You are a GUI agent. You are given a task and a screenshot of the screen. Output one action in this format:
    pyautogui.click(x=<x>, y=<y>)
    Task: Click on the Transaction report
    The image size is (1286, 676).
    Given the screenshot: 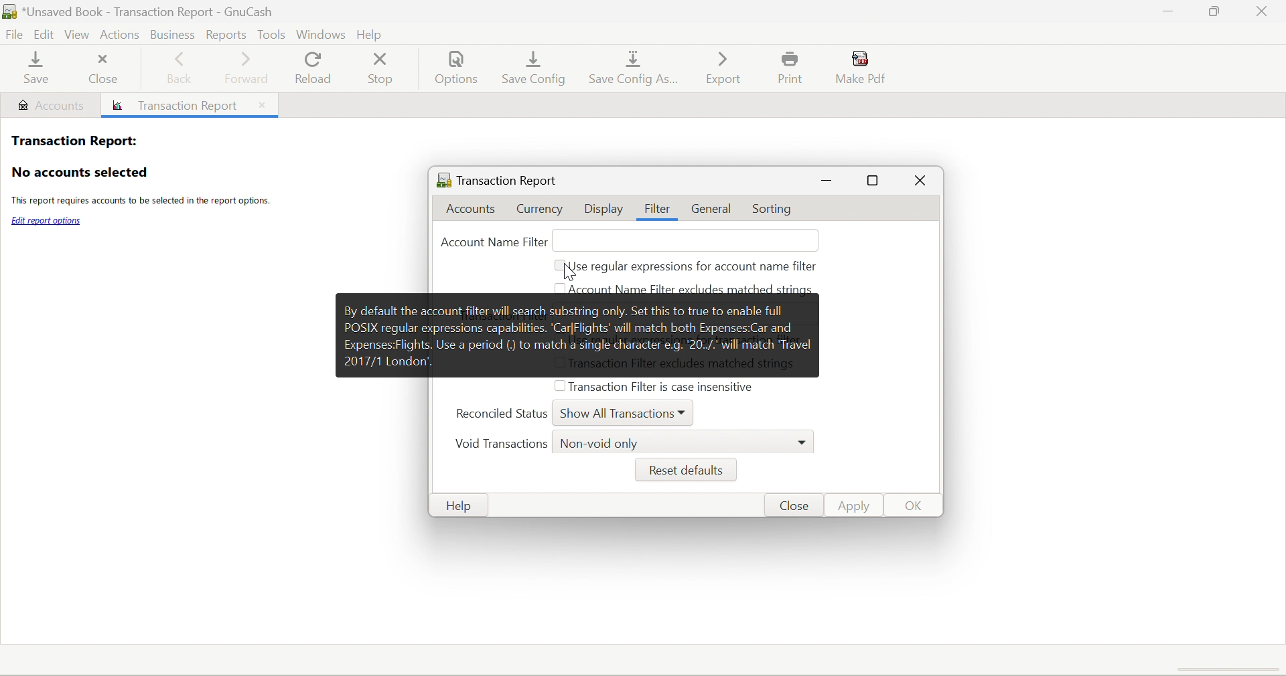 What is the action you would take?
    pyautogui.click(x=179, y=106)
    